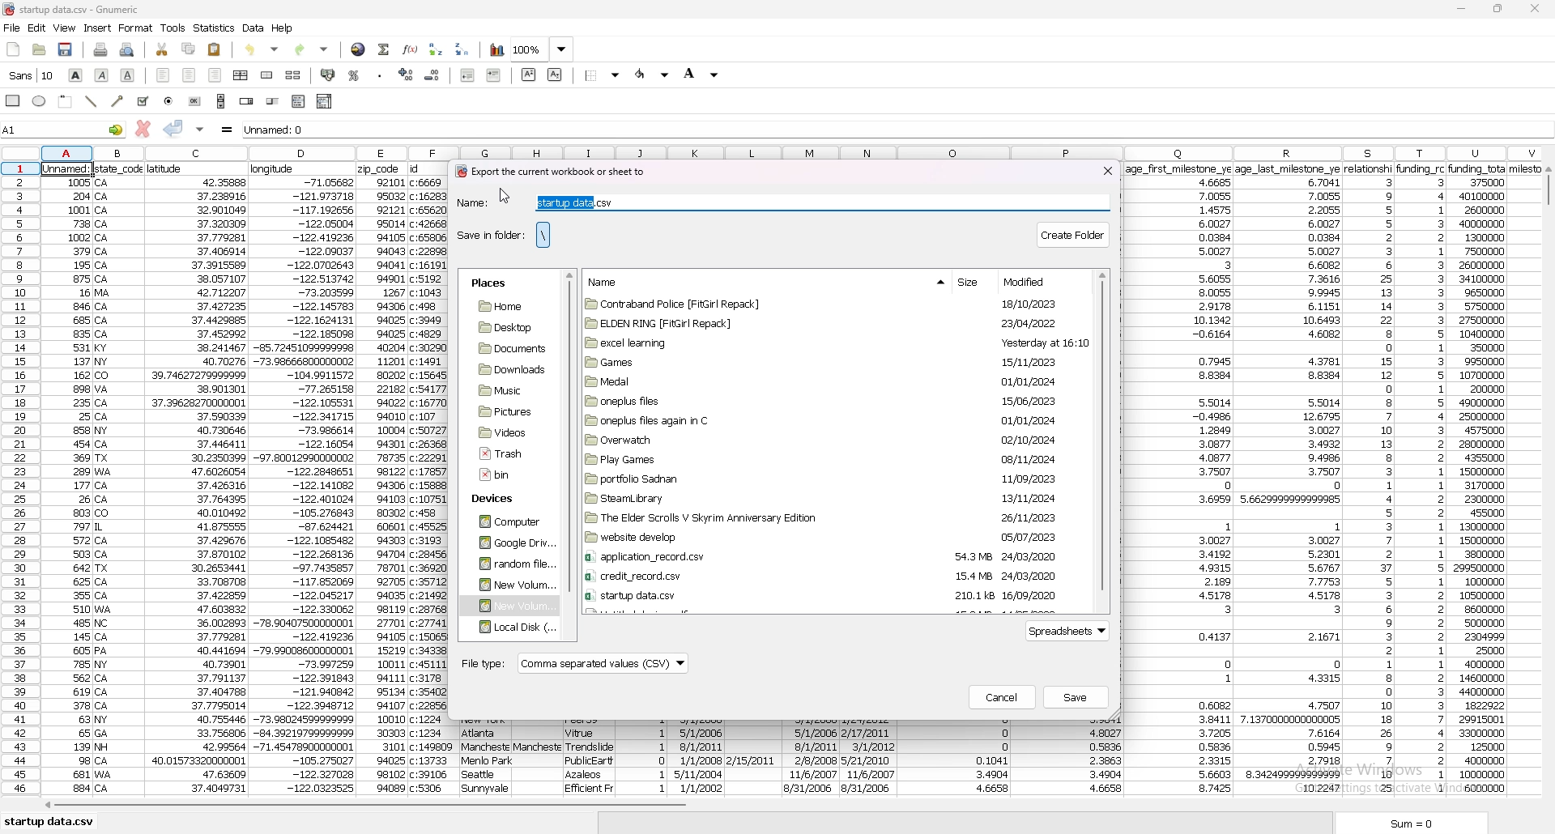  I want to click on folder, so click(829, 498).